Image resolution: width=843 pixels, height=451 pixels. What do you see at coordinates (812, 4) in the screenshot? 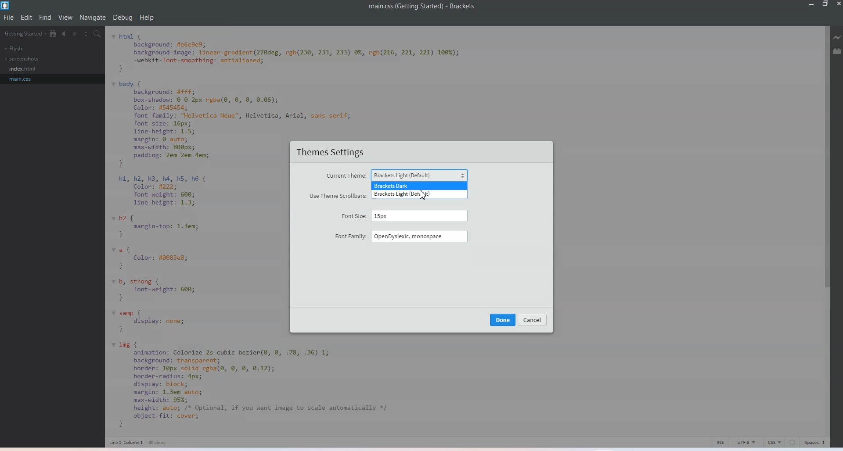
I see `Minimize` at bounding box center [812, 4].